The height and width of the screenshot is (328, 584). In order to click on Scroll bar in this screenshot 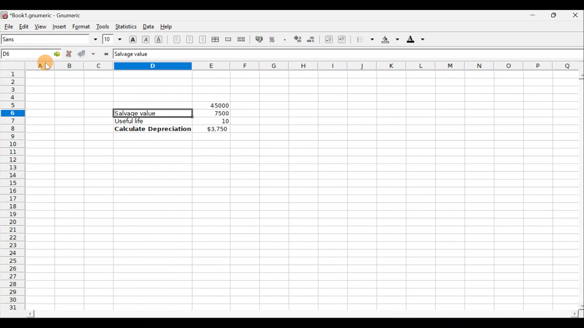, I will do `click(303, 314)`.